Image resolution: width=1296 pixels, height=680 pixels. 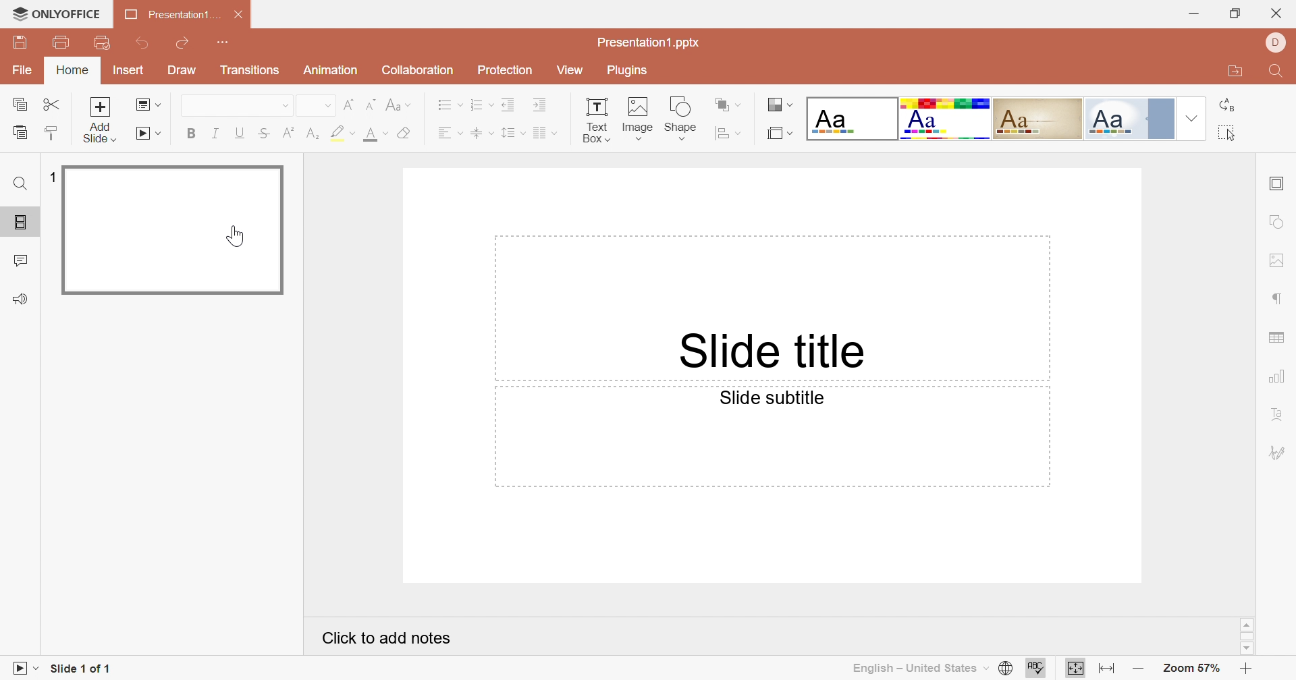 What do you see at coordinates (914, 667) in the screenshot?
I see `English - United States` at bounding box center [914, 667].